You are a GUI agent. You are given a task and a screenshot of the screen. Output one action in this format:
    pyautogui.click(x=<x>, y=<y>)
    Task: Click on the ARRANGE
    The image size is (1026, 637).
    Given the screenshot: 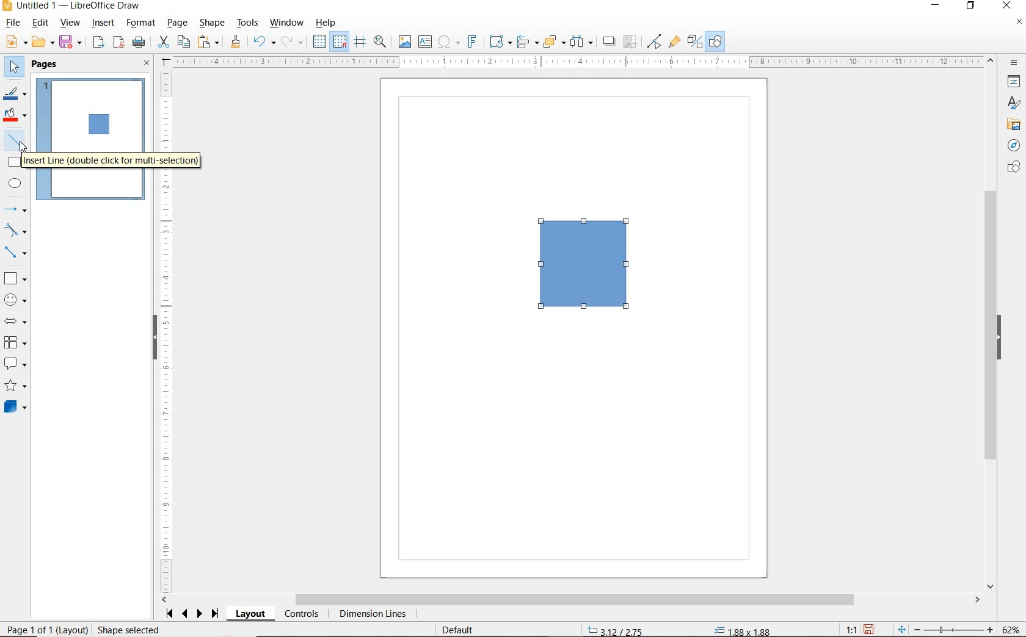 What is the action you would take?
    pyautogui.click(x=555, y=41)
    